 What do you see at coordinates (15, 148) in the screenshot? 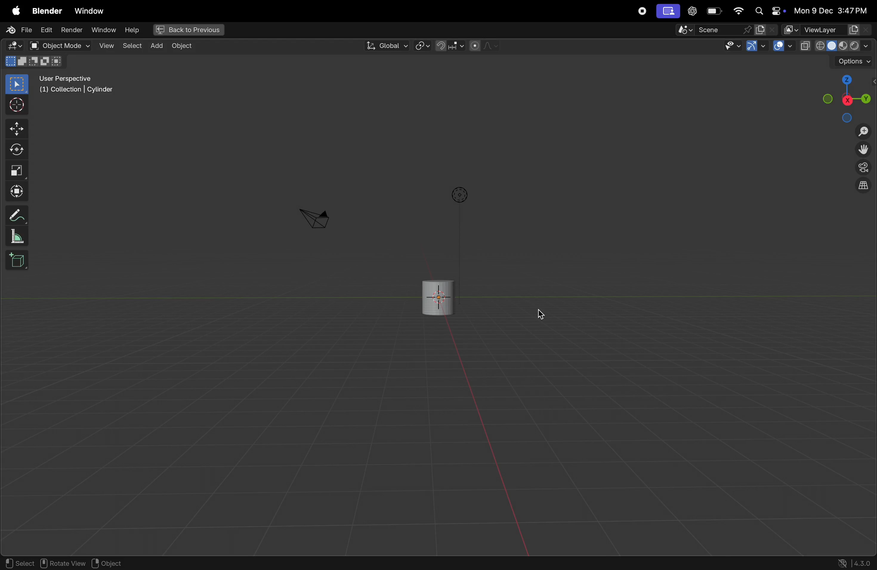
I see `rotate` at bounding box center [15, 148].